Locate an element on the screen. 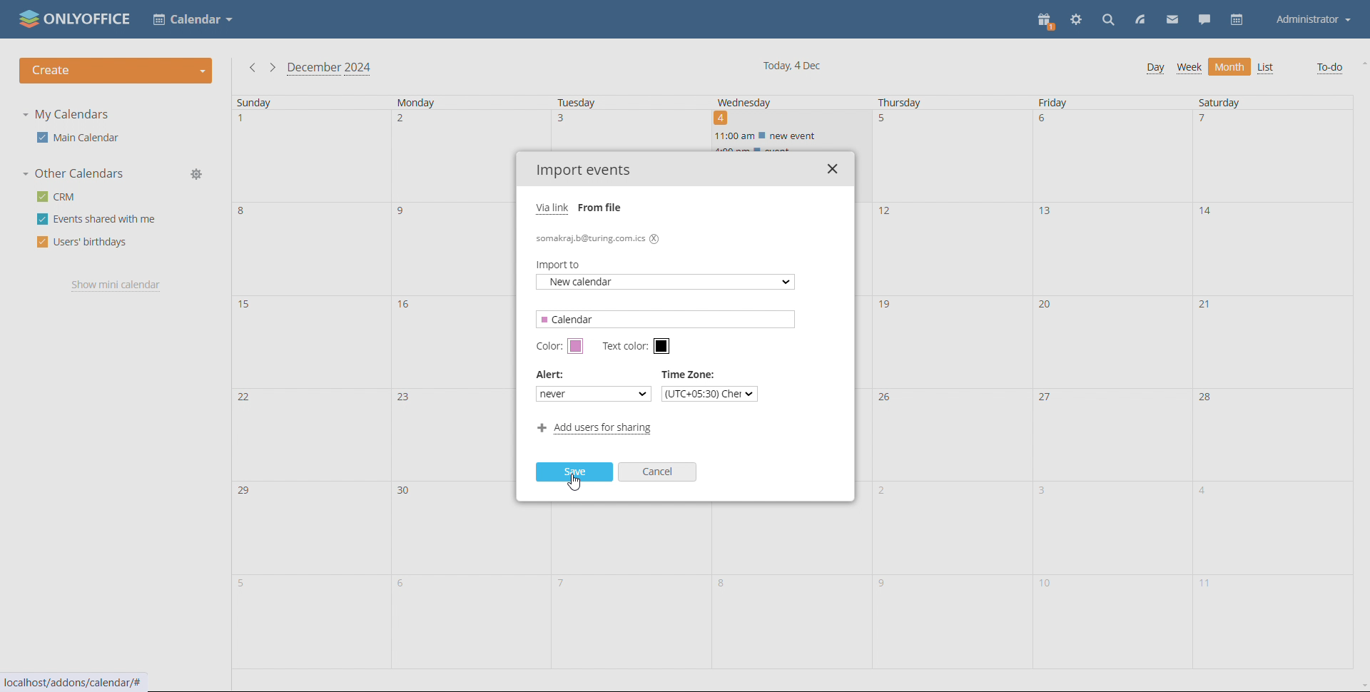  set text color is located at coordinates (662, 347).